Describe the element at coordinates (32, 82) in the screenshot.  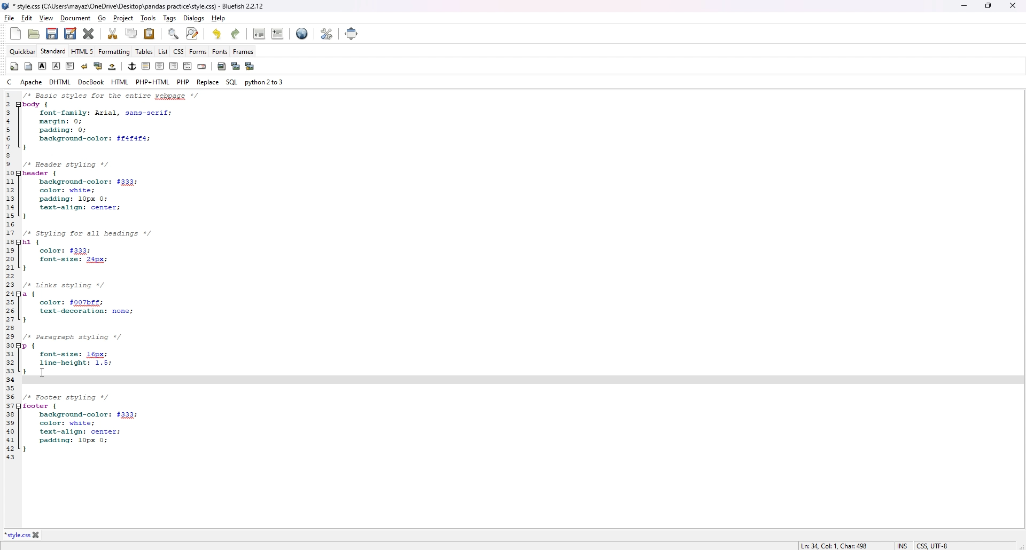
I see `apache` at that location.